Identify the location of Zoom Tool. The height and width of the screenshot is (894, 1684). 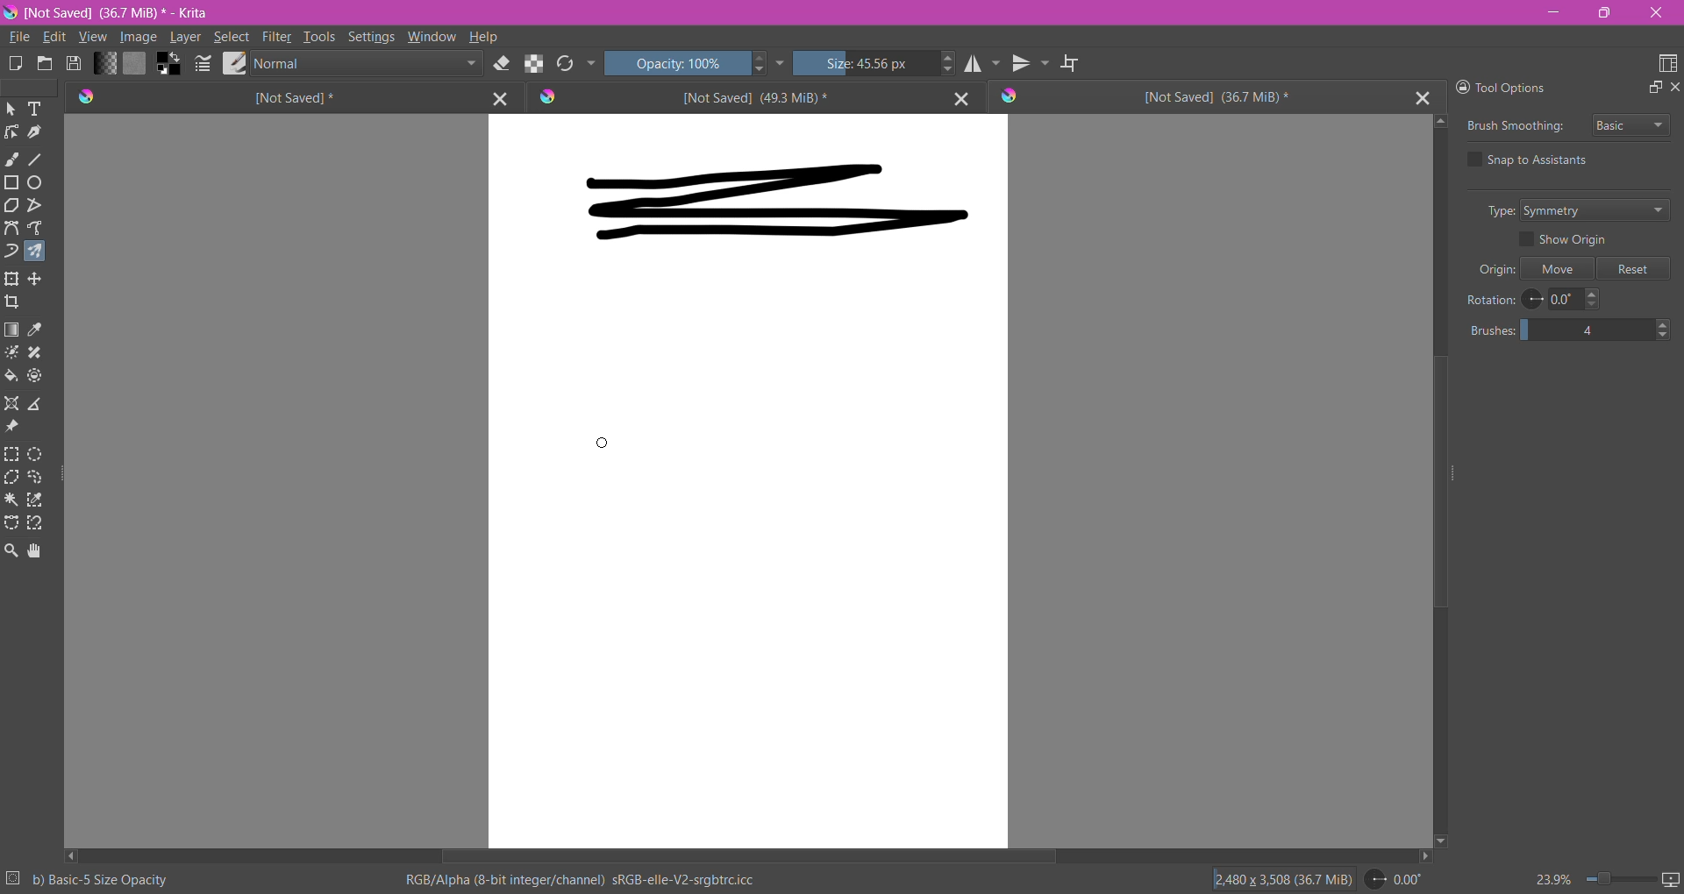
(12, 551).